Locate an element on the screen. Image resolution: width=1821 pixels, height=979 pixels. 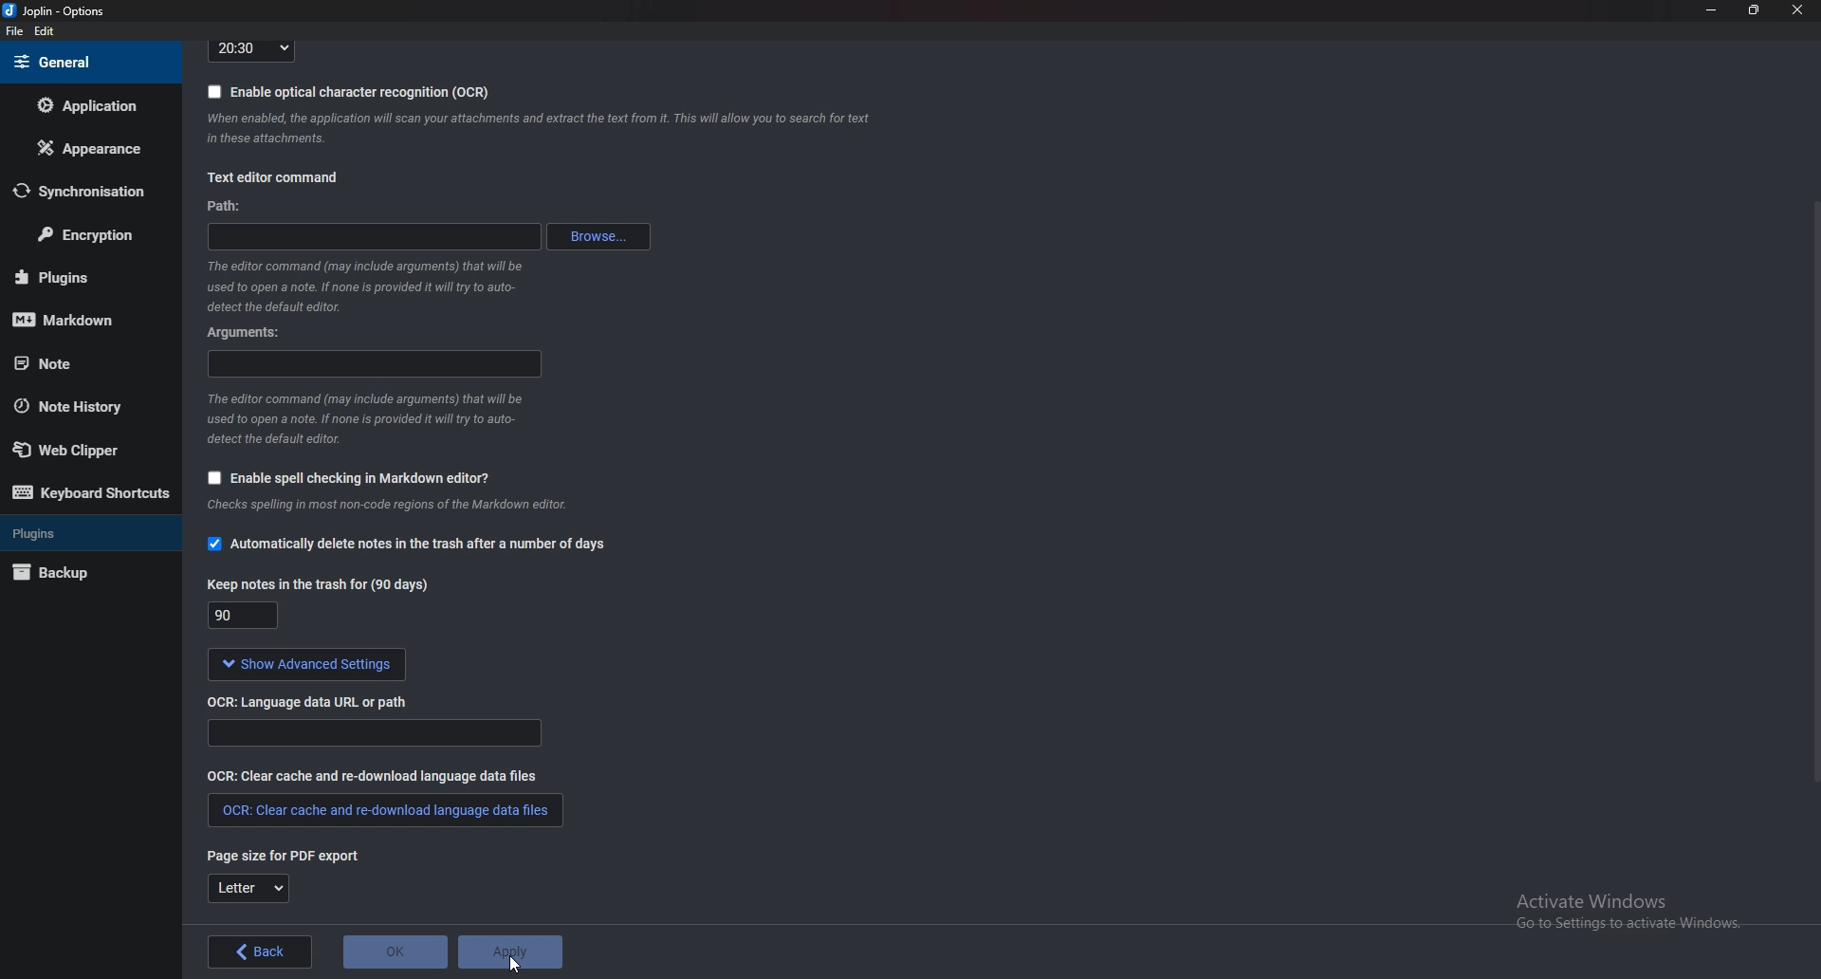
Synchronization is located at coordinates (80, 192).